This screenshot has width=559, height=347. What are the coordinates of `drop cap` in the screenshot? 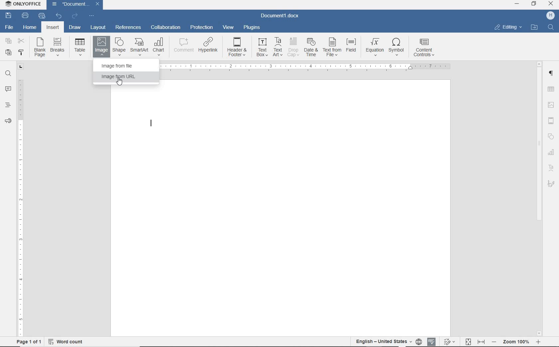 It's located at (294, 47).